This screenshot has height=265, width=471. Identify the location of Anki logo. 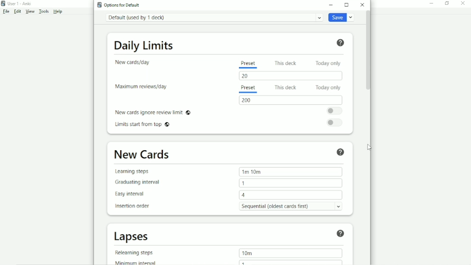
(99, 5).